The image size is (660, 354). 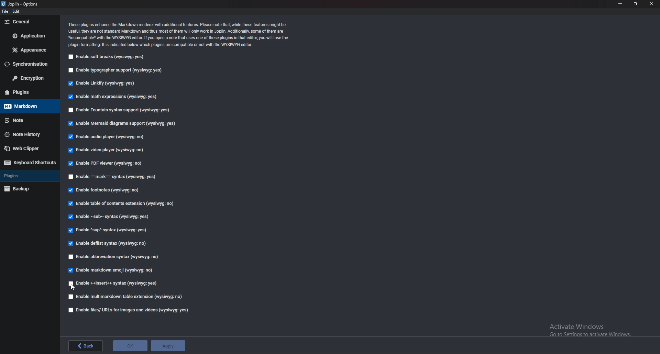 I want to click on Webclipper, so click(x=27, y=148).